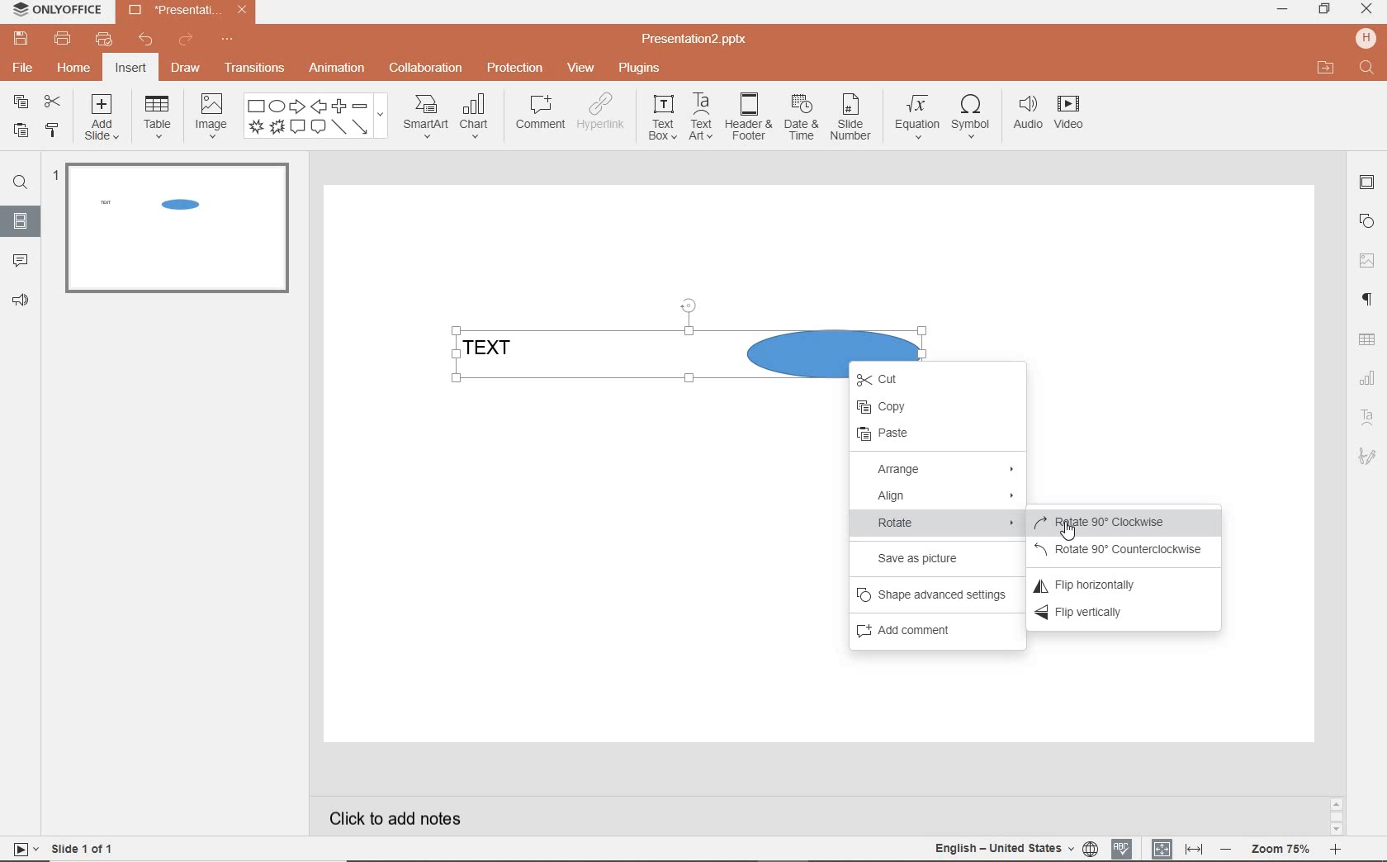  Describe the element at coordinates (1068, 532) in the screenshot. I see `cursor` at that location.